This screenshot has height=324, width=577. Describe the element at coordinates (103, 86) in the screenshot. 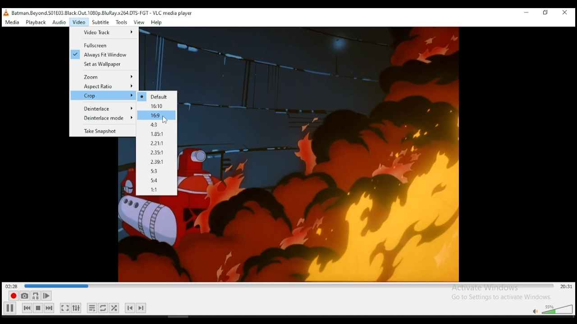

I see `Aspect ratio` at that location.